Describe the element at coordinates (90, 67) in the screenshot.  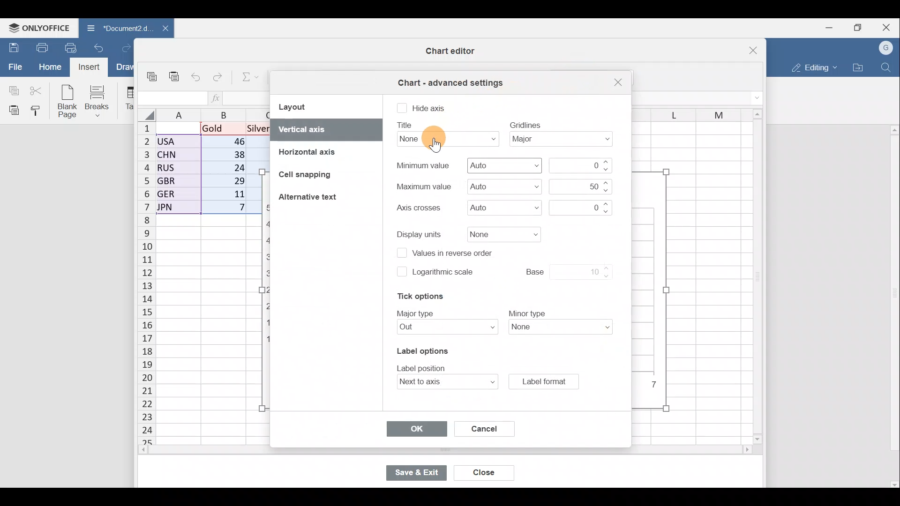
I see `Cursor on Insert` at that location.